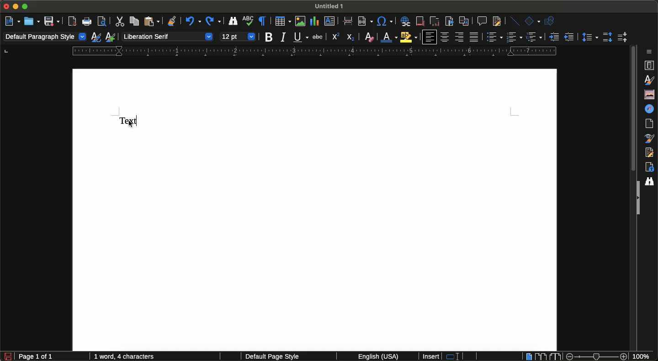 The height and width of the screenshot is (361, 658). I want to click on Italics, so click(283, 37).